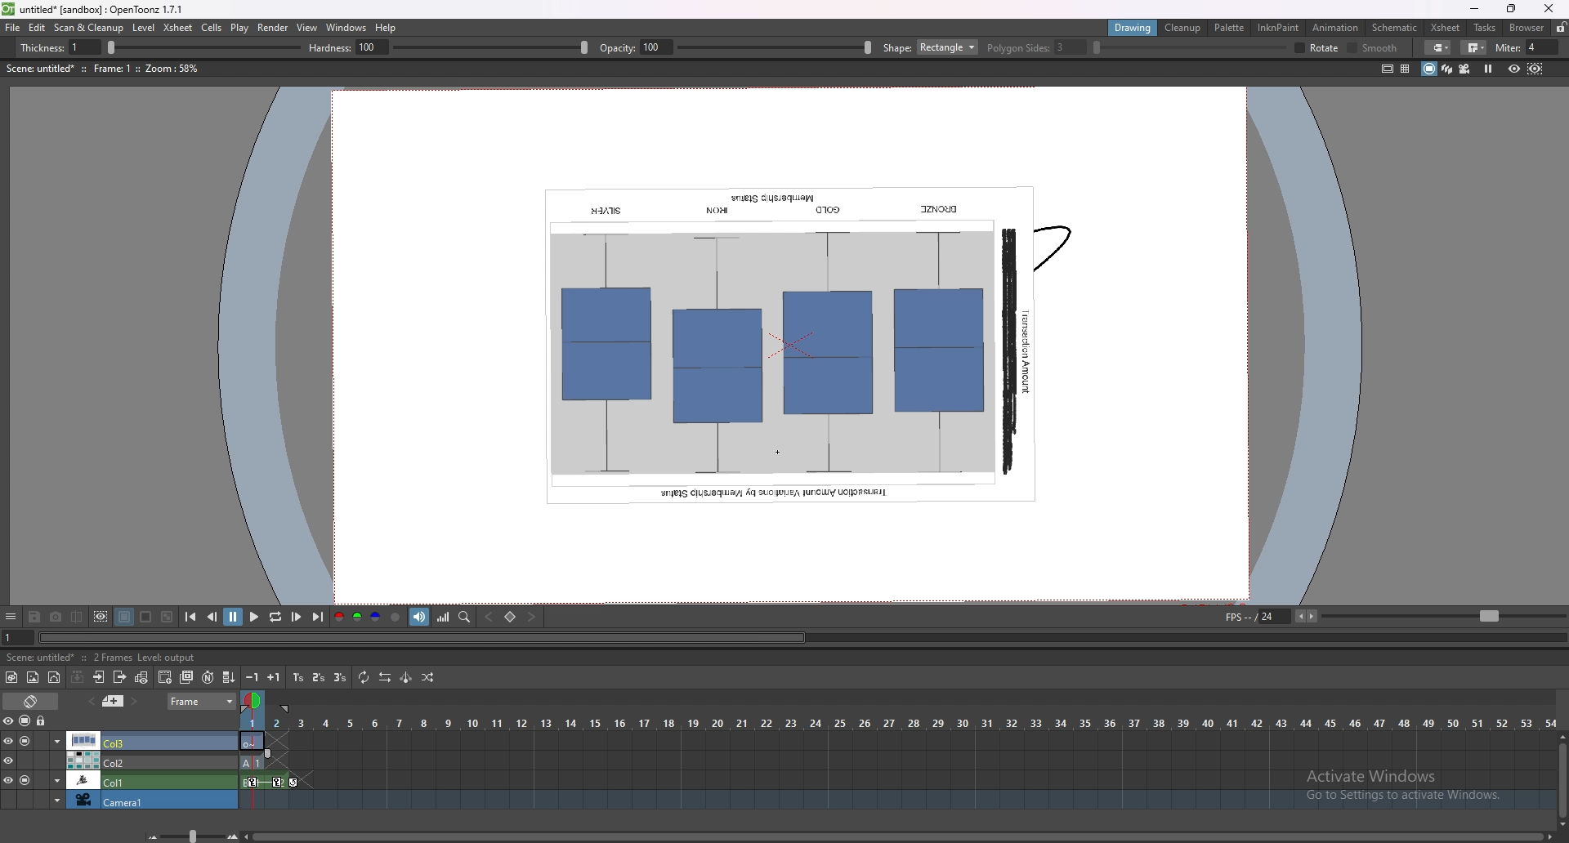 The width and height of the screenshot is (1569, 843). I want to click on pencil mode, so click(1194, 47).